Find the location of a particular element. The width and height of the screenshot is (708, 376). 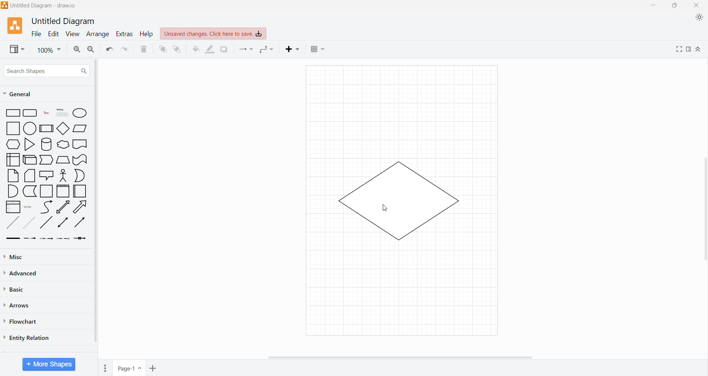

Circle is located at coordinates (31, 129).